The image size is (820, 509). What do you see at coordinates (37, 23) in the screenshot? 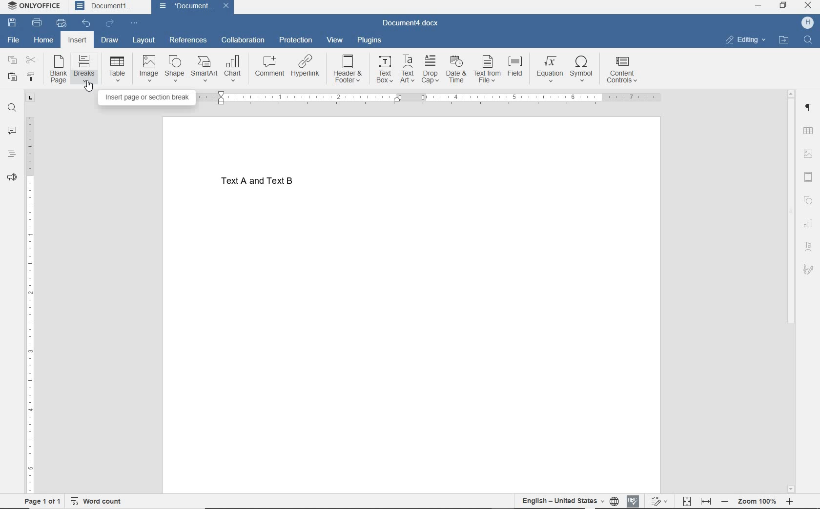
I see `PRINT` at bounding box center [37, 23].